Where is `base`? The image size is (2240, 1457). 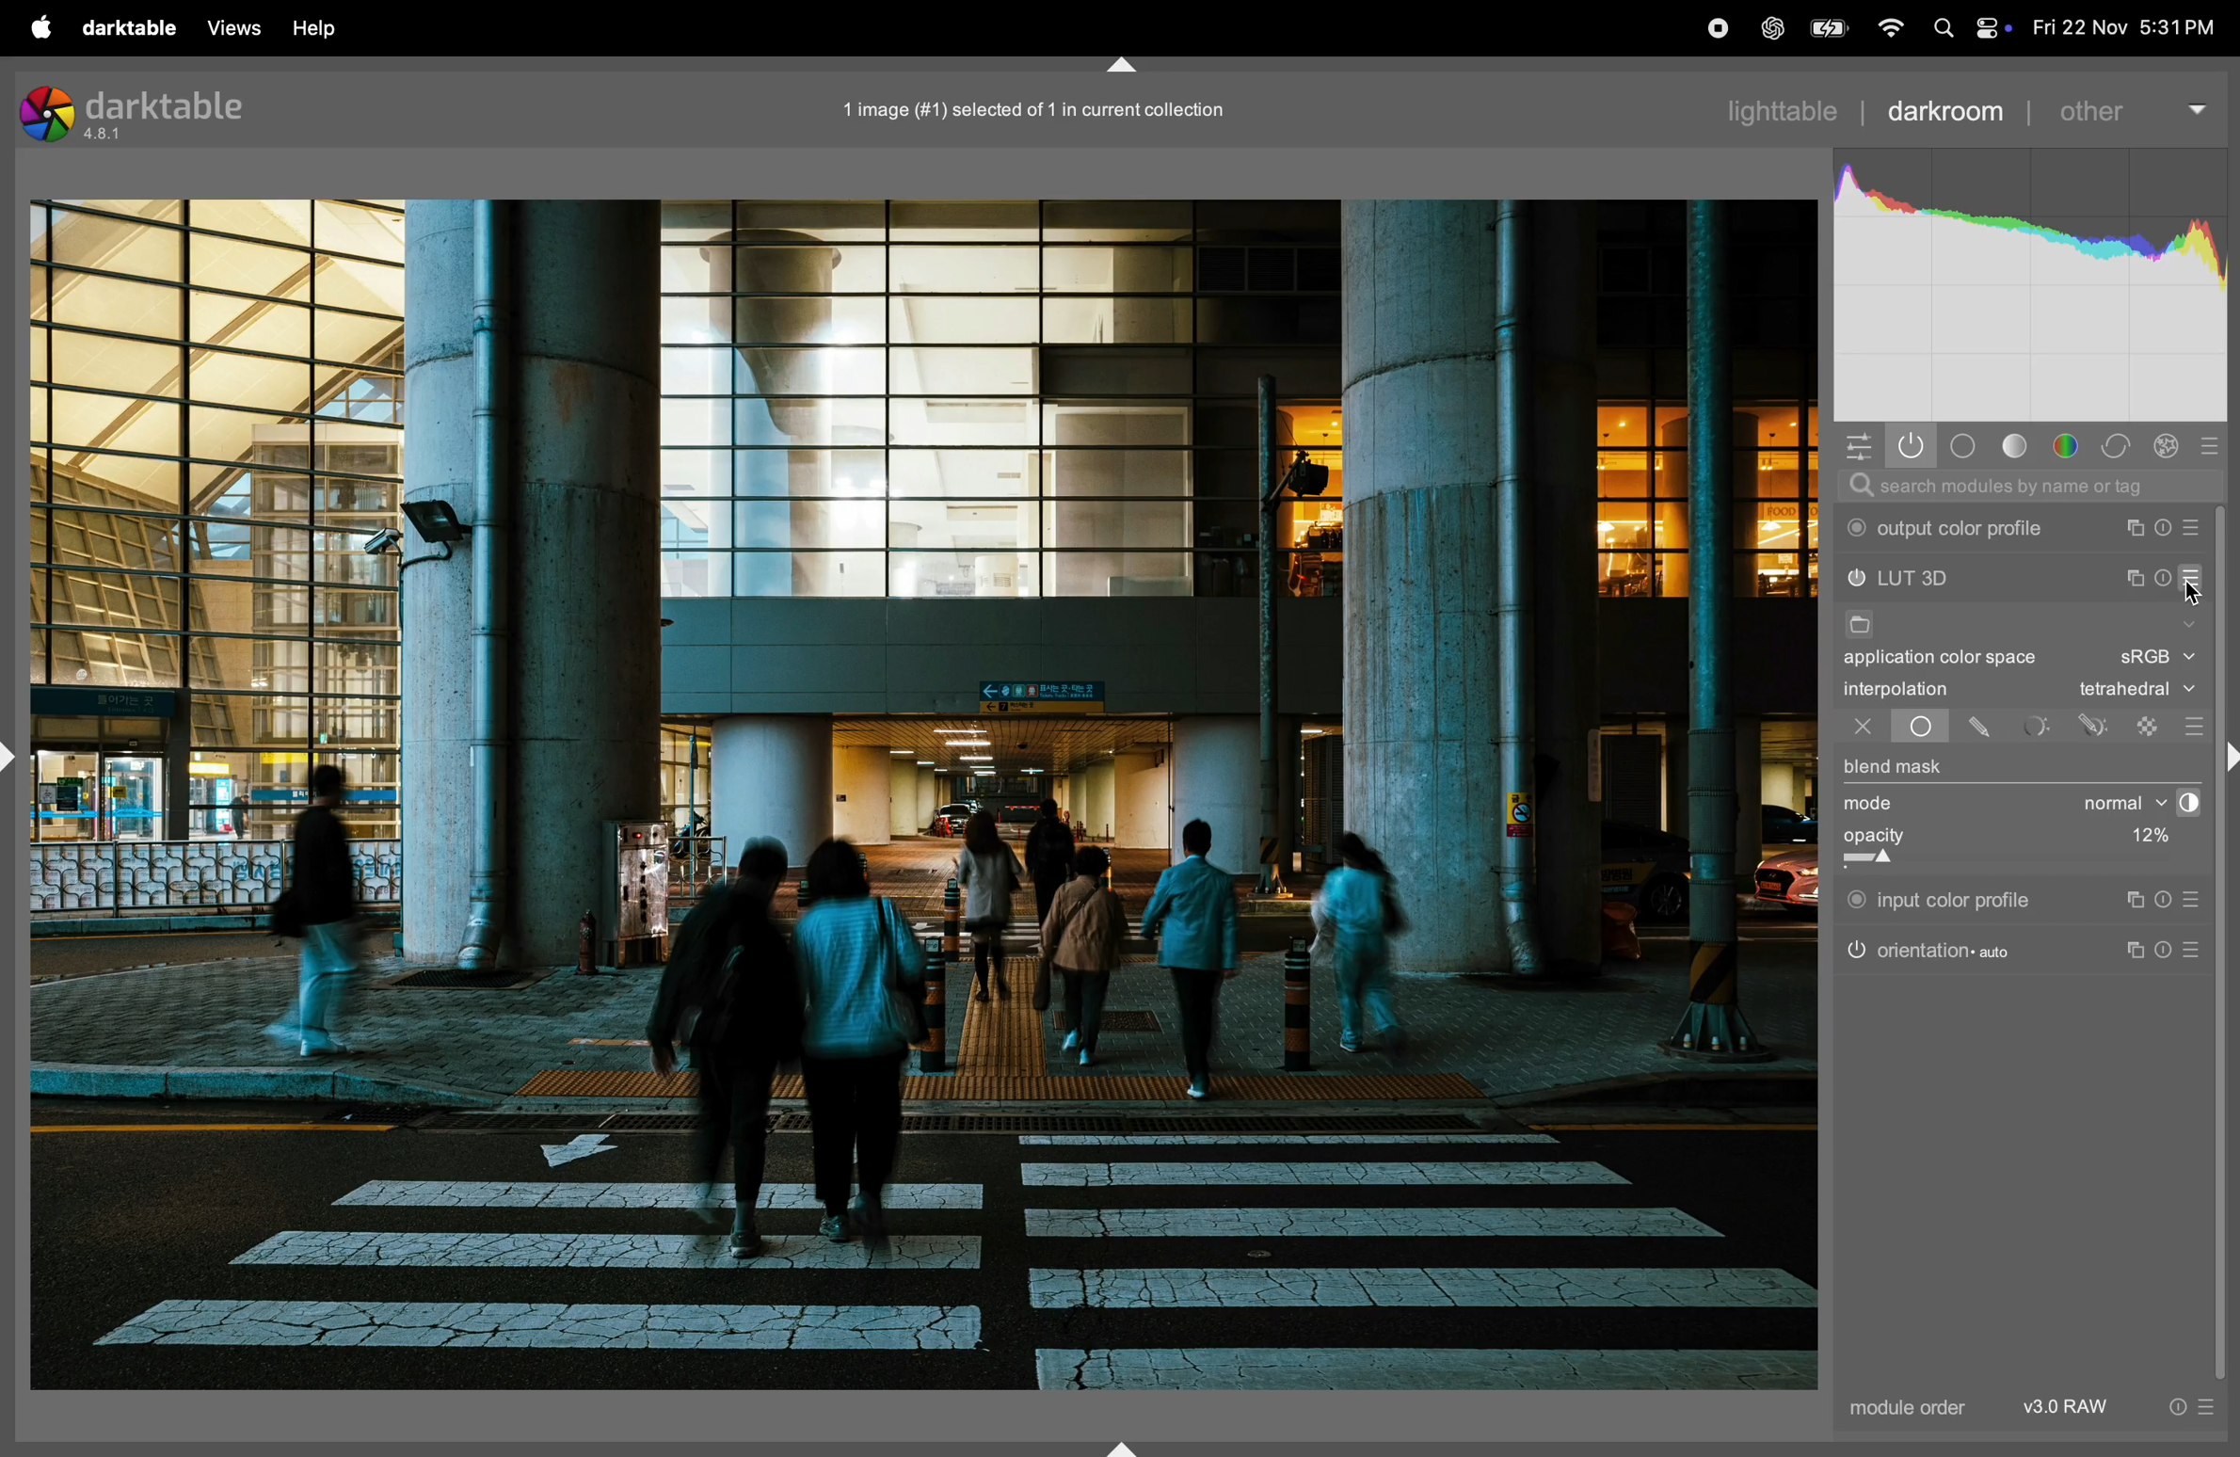 base is located at coordinates (1964, 446).